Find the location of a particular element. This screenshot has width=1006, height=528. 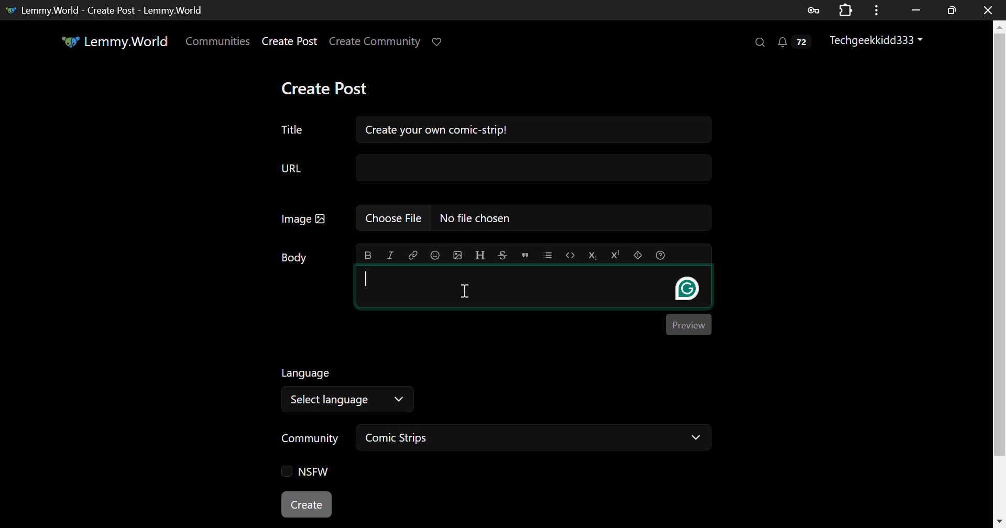

Bold is located at coordinates (367, 256).